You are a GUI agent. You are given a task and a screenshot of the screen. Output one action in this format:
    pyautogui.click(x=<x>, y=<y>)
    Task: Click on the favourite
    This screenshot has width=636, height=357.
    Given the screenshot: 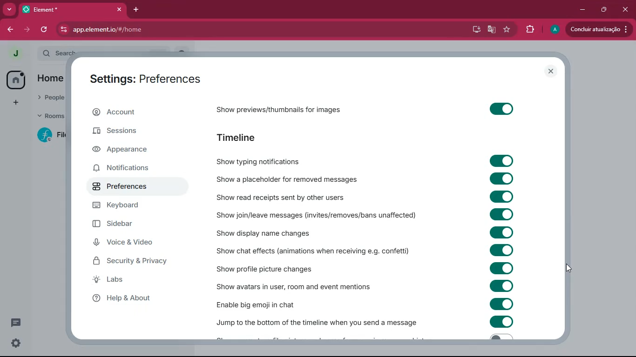 What is the action you would take?
    pyautogui.click(x=508, y=30)
    